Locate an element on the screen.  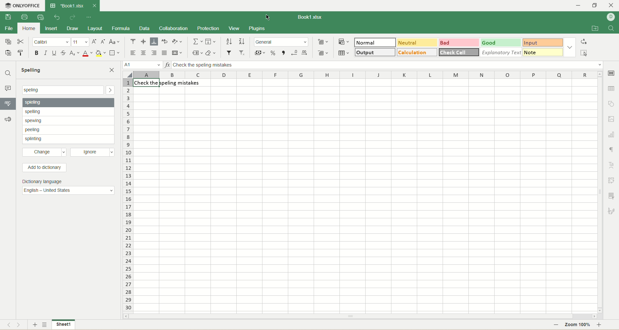
change case is located at coordinates (114, 42).